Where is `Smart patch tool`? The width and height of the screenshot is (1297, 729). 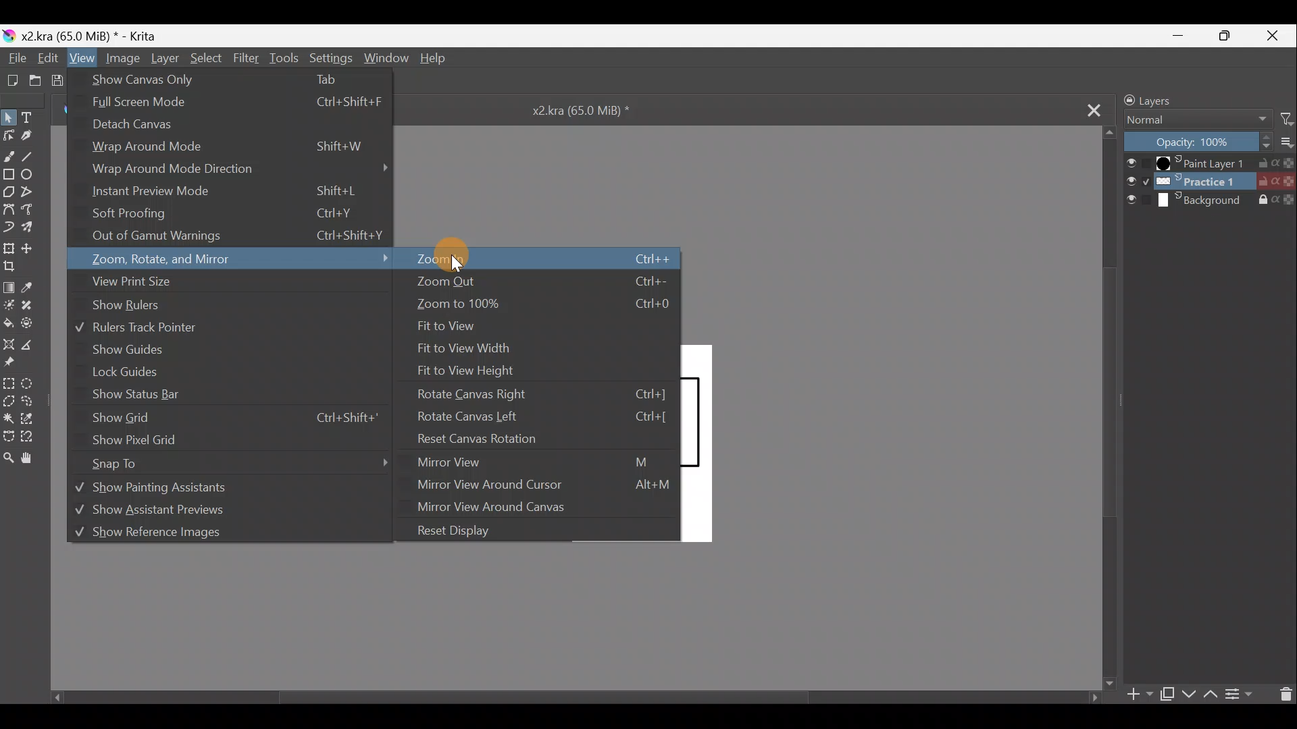
Smart patch tool is located at coordinates (34, 306).